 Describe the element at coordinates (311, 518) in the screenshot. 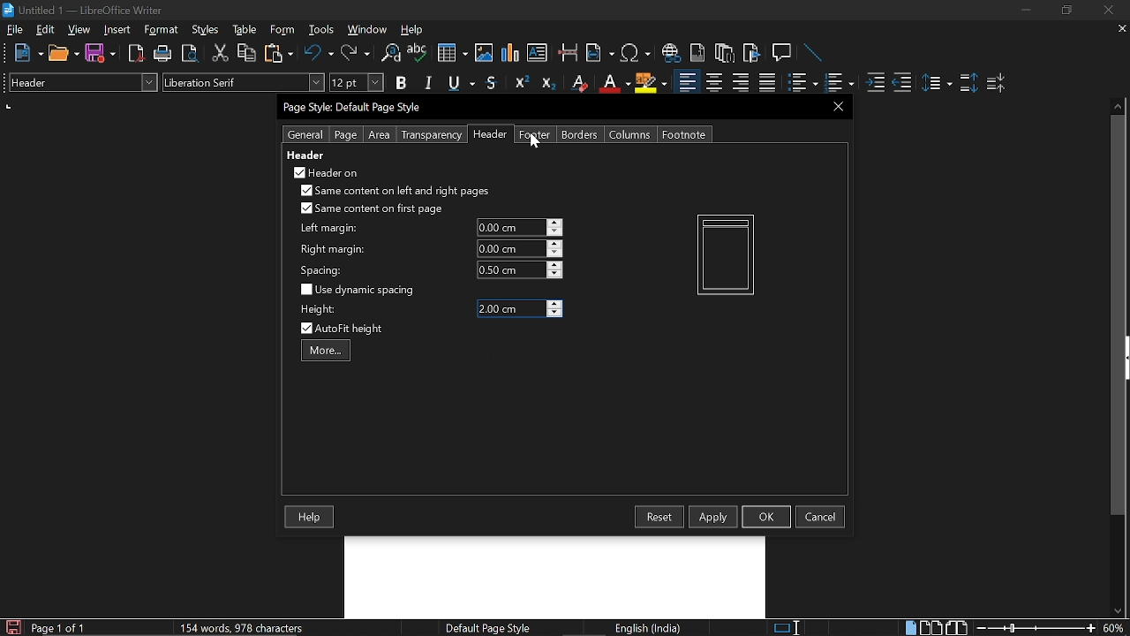

I see `Help` at that location.